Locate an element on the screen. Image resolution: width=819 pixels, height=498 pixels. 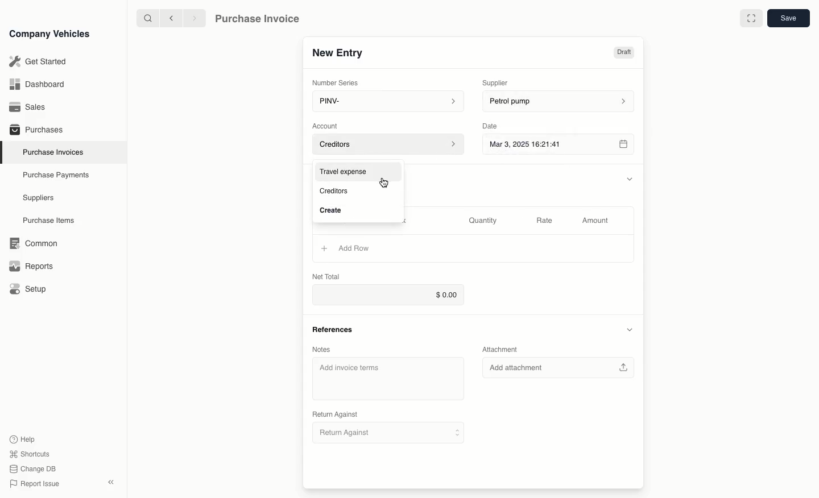
Purchase items is located at coordinates (44, 221).